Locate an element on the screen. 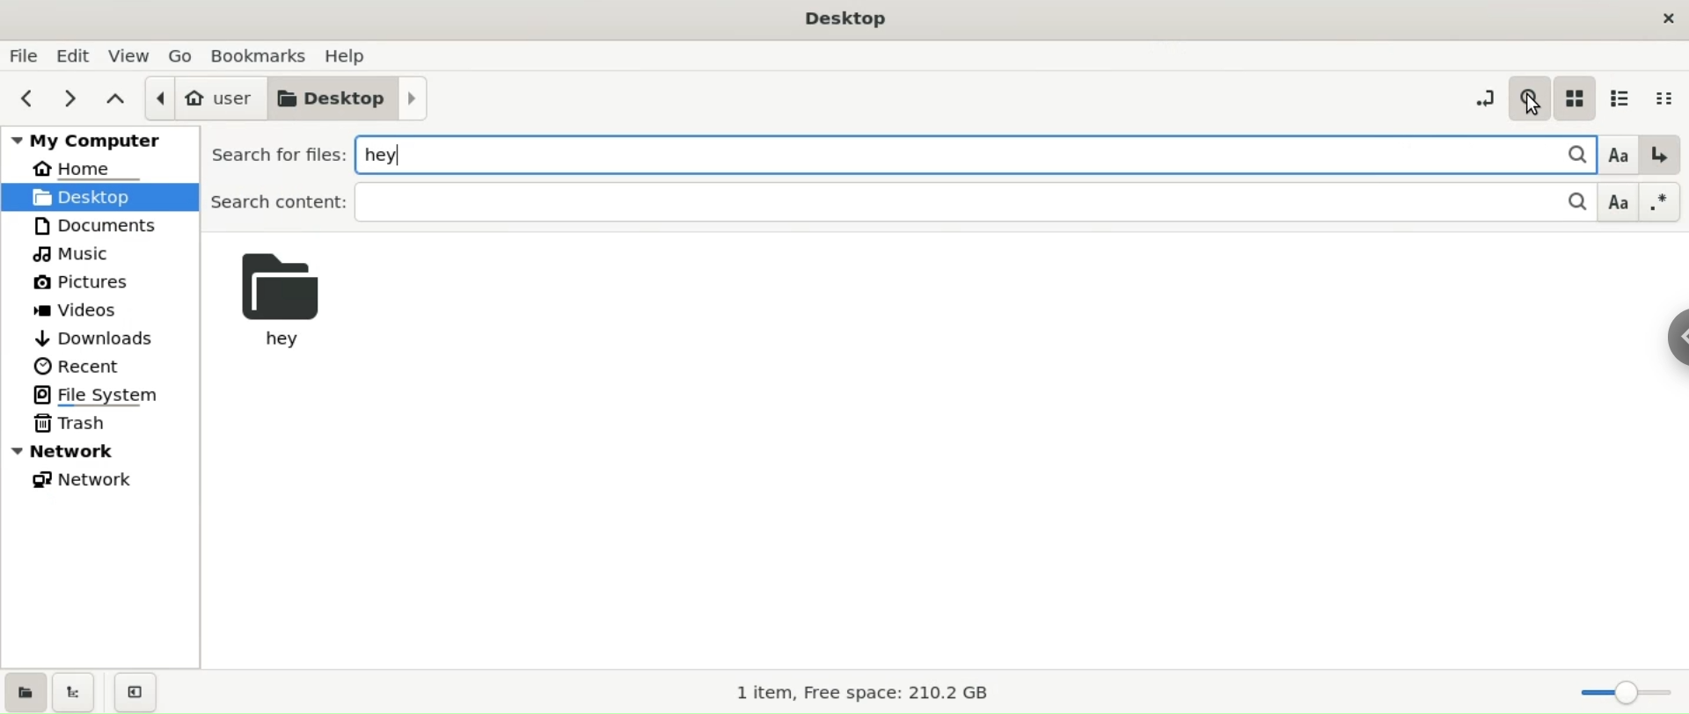 This screenshot has width=1689, height=714. close sidebar is located at coordinates (134, 694).